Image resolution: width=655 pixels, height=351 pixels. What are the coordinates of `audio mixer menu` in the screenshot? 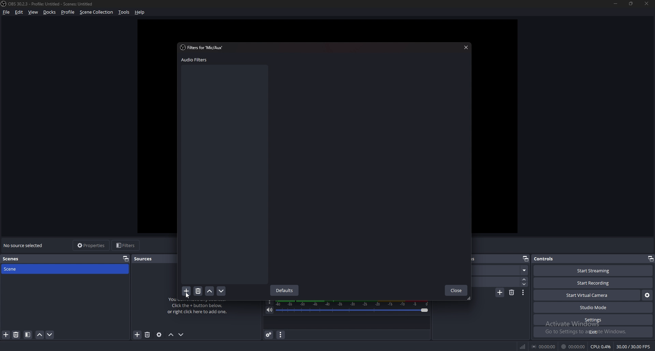 It's located at (281, 335).